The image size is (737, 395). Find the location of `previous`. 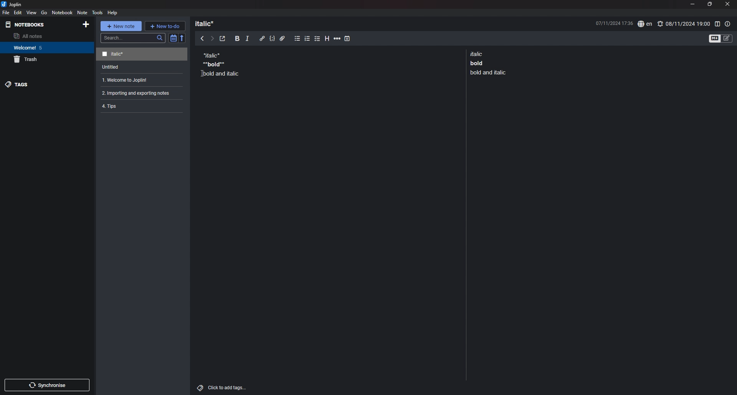

previous is located at coordinates (202, 38).